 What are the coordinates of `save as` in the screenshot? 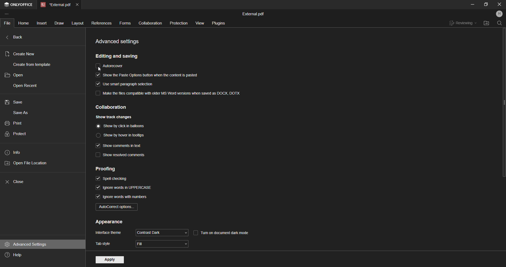 It's located at (21, 113).